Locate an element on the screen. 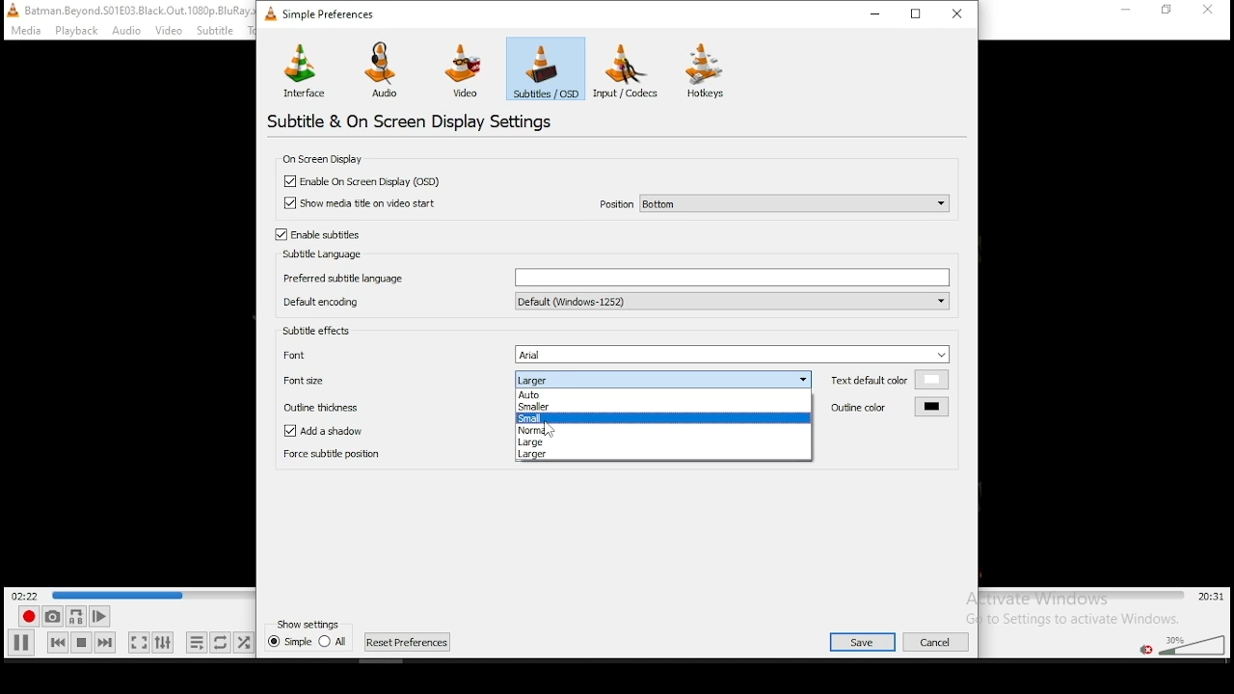 The image size is (1234, 694). outline color is located at coordinates (888, 407).